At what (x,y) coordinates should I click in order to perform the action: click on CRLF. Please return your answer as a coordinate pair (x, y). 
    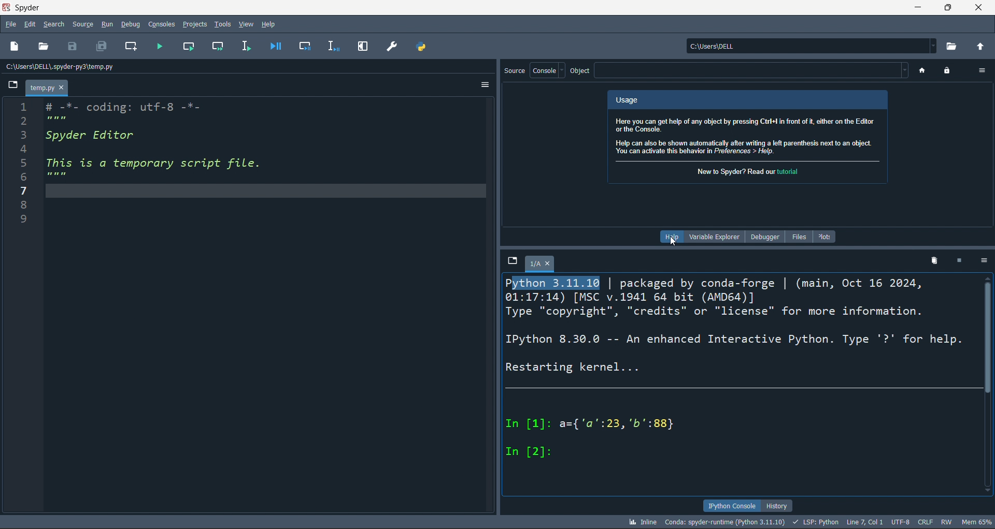
    Looking at the image, I should click on (926, 522).